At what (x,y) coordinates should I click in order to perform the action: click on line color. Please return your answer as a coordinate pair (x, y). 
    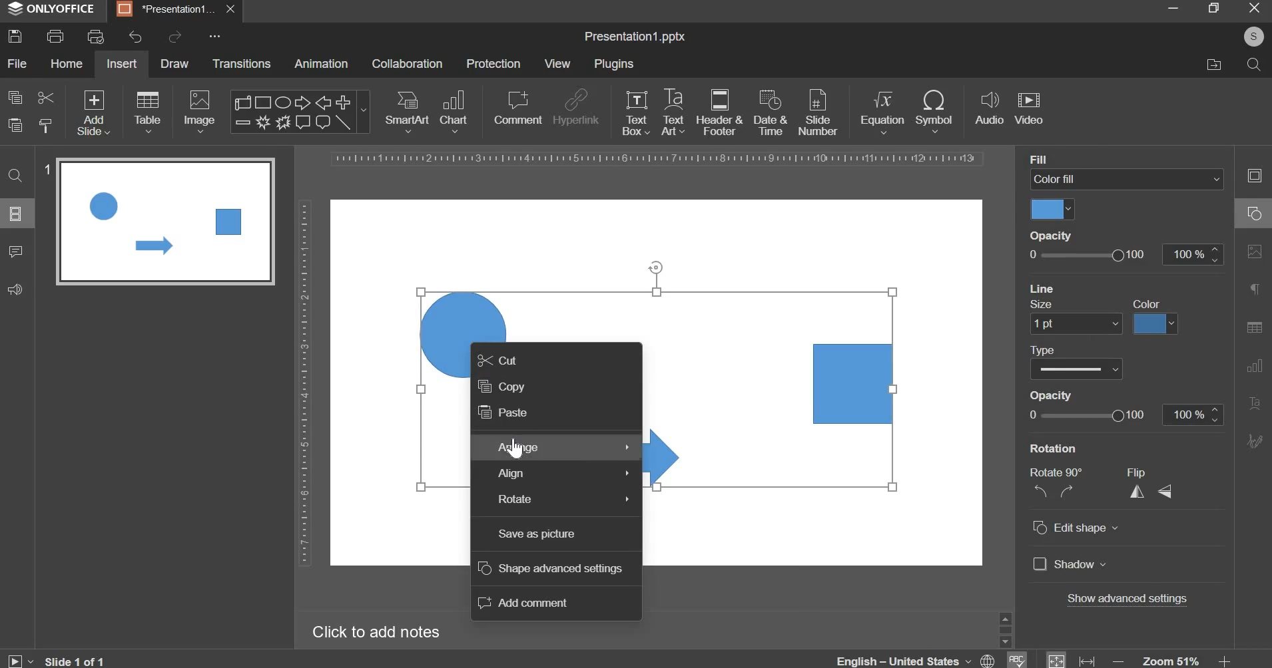
    Looking at the image, I should click on (1155, 323).